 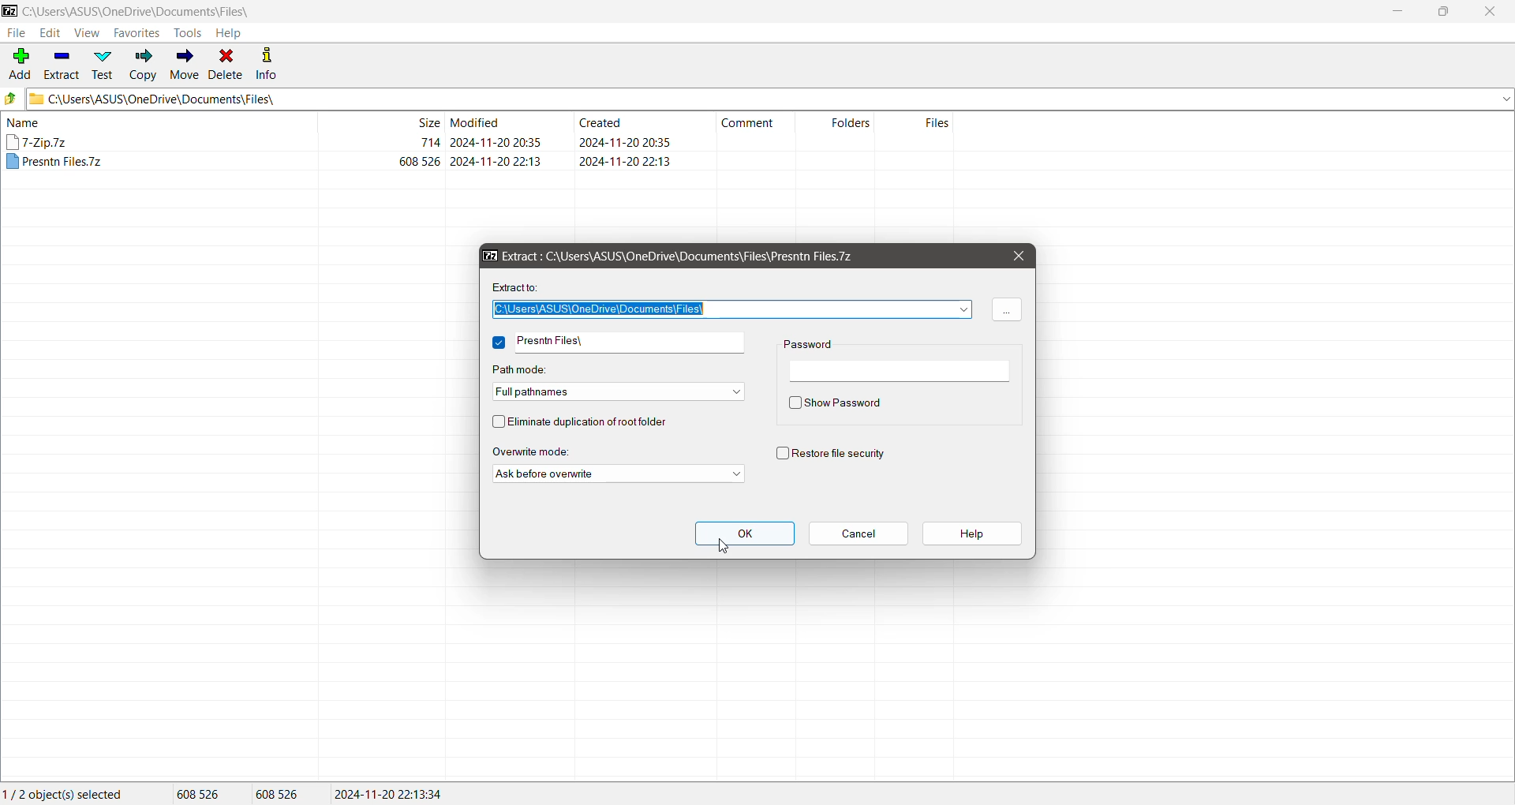 What do you see at coordinates (429, 142) in the screenshot?
I see `size` at bounding box center [429, 142].